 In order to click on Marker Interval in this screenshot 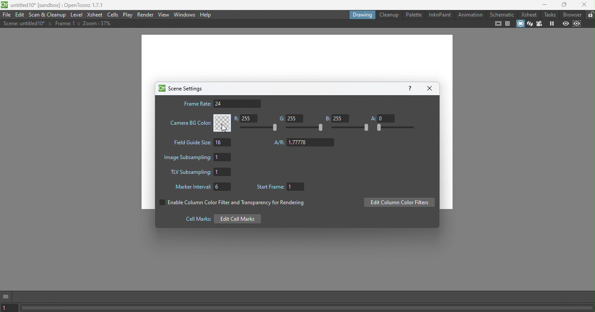, I will do `click(200, 188)`.